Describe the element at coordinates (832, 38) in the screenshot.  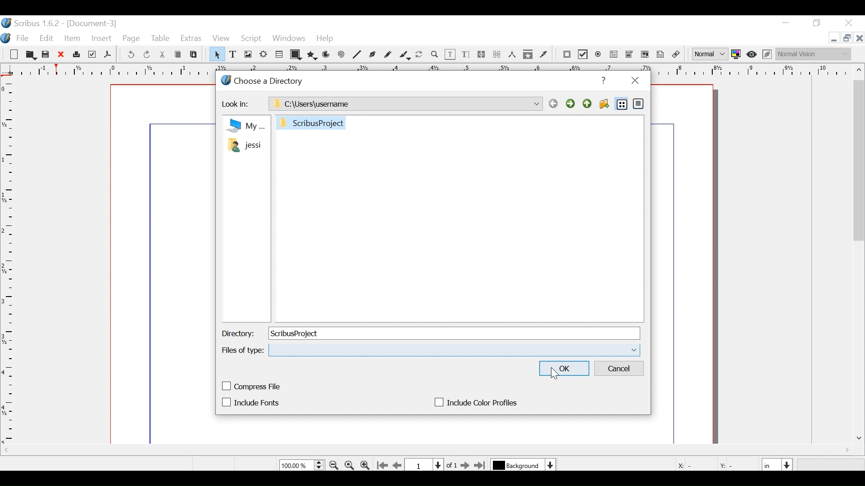
I see `minimize file` at that location.